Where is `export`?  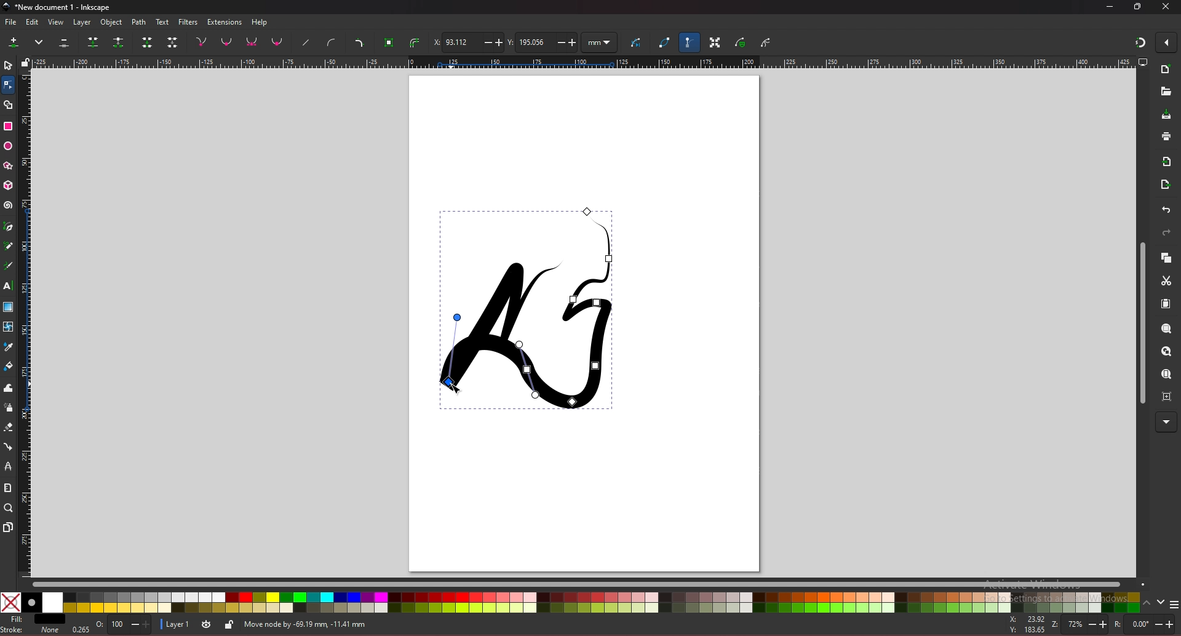
export is located at coordinates (1166, 184).